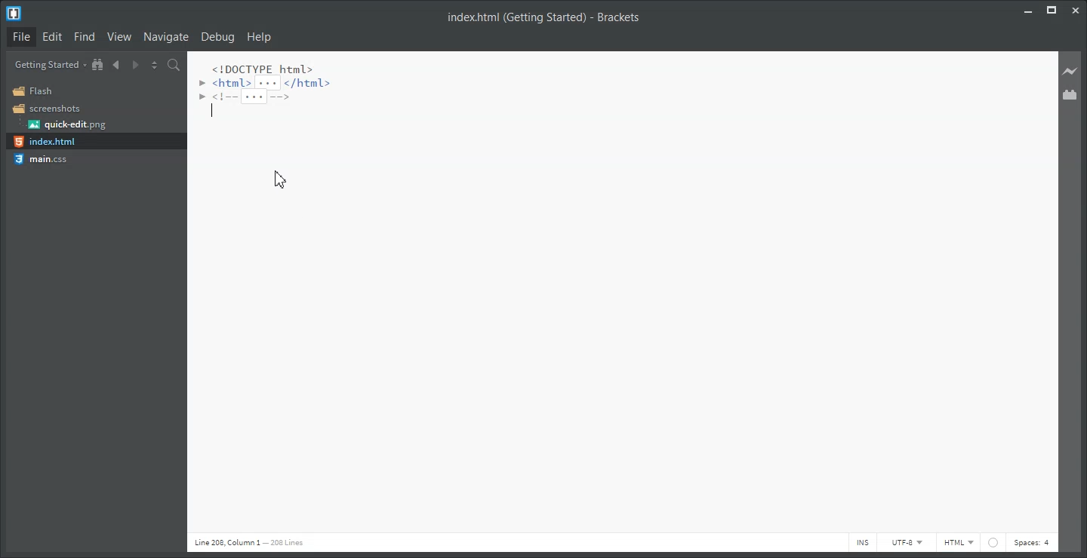 Image resolution: width=1087 pixels, height=558 pixels. What do you see at coordinates (50, 65) in the screenshot?
I see `Getting Started` at bounding box center [50, 65].